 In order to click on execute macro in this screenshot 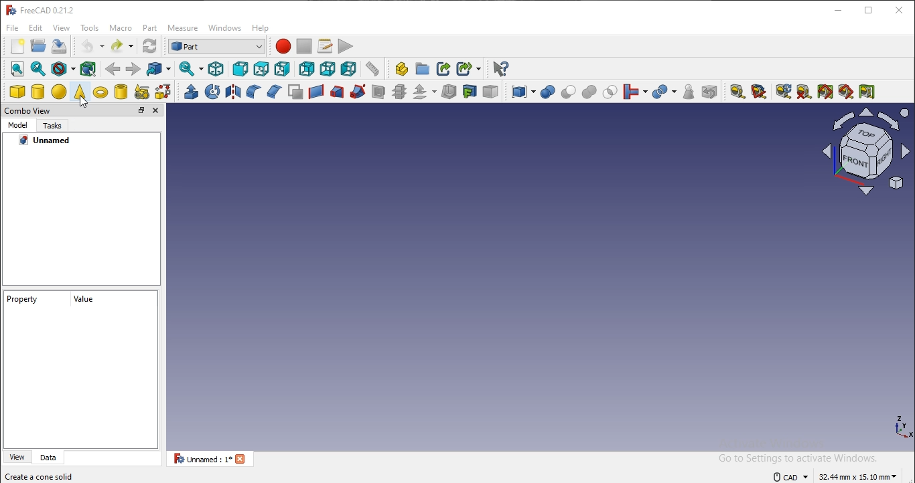, I will do `click(348, 46)`.